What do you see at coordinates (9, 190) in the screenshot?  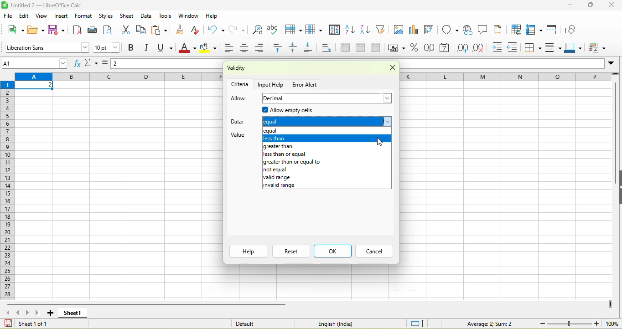 I see `rows` at bounding box center [9, 190].